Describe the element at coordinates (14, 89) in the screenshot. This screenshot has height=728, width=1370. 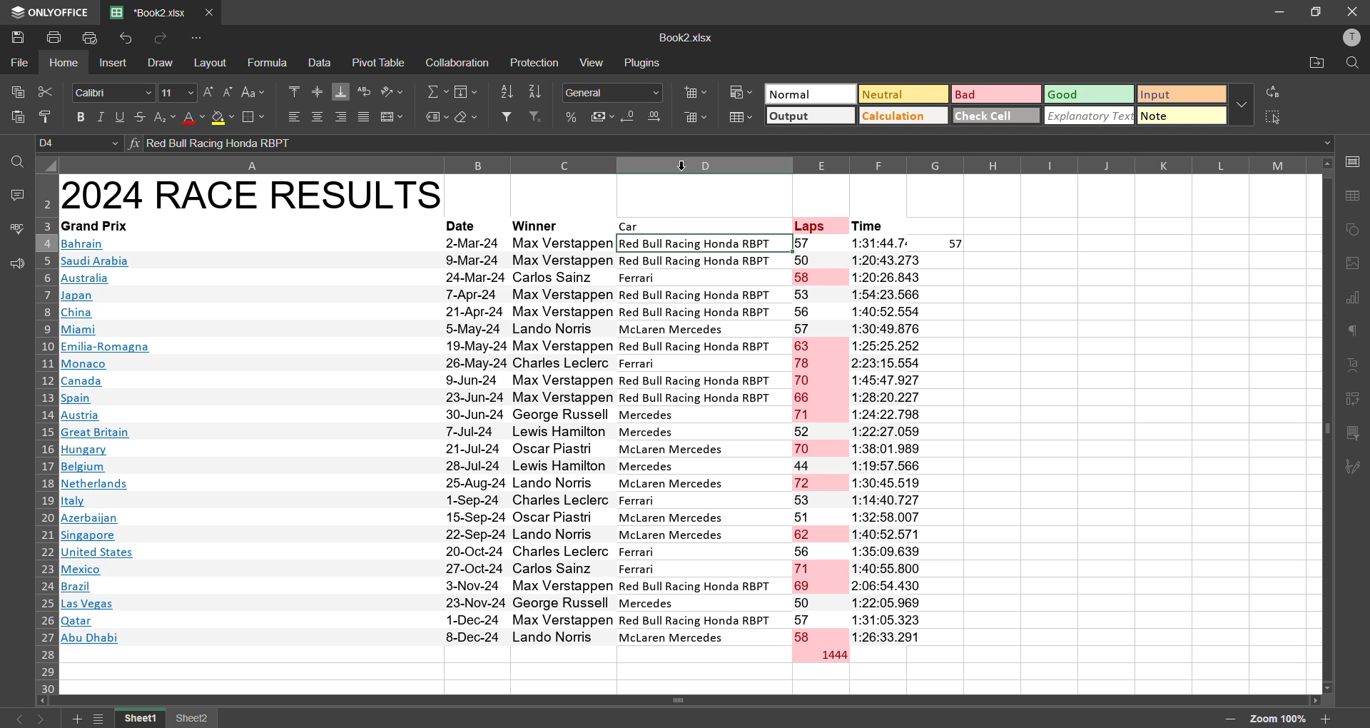
I see `copy` at that location.